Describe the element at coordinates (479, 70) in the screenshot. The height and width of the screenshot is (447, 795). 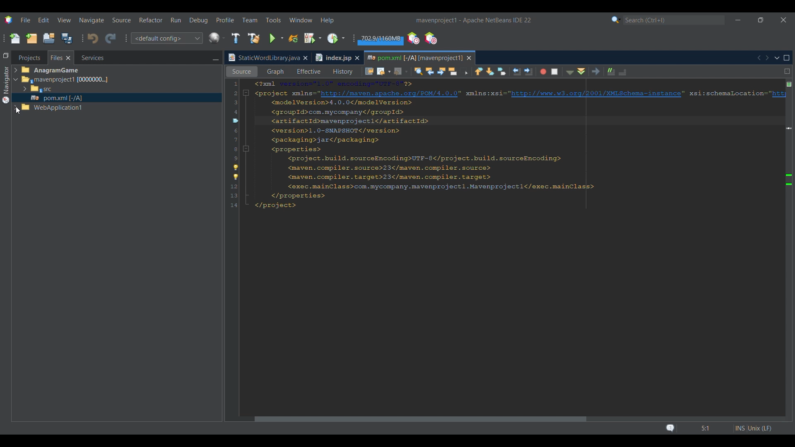
I see `Previous bookmark` at that location.